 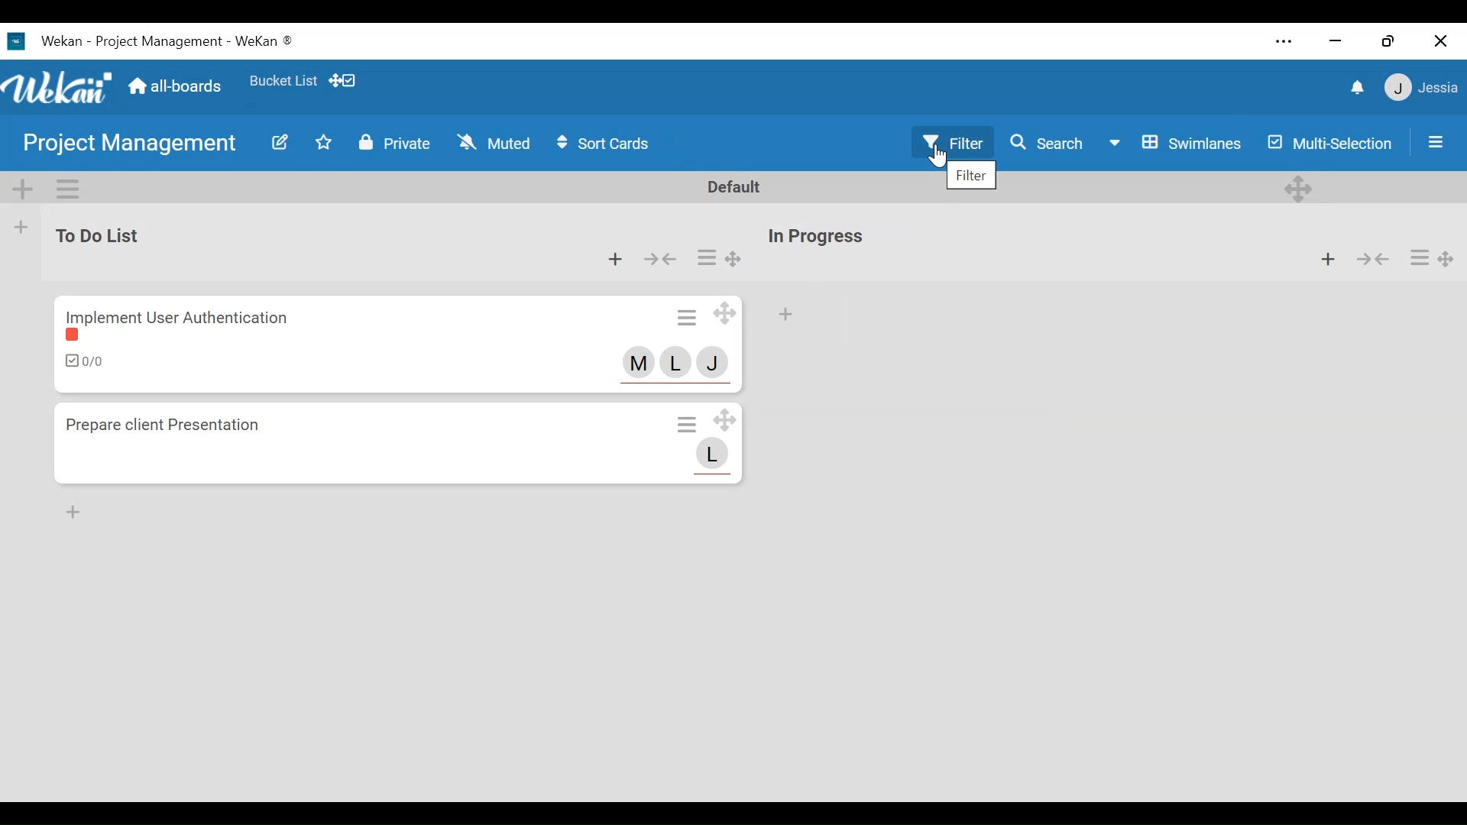 What do you see at coordinates (130, 232) in the screenshot?
I see `to do List` at bounding box center [130, 232].